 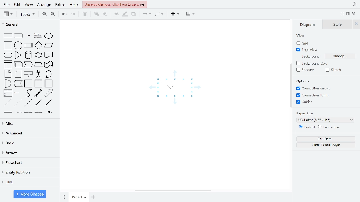 What do you see at coordinates (49, 36) in the screenshot?
I see `ellipse` at bounding box center [49, 36].